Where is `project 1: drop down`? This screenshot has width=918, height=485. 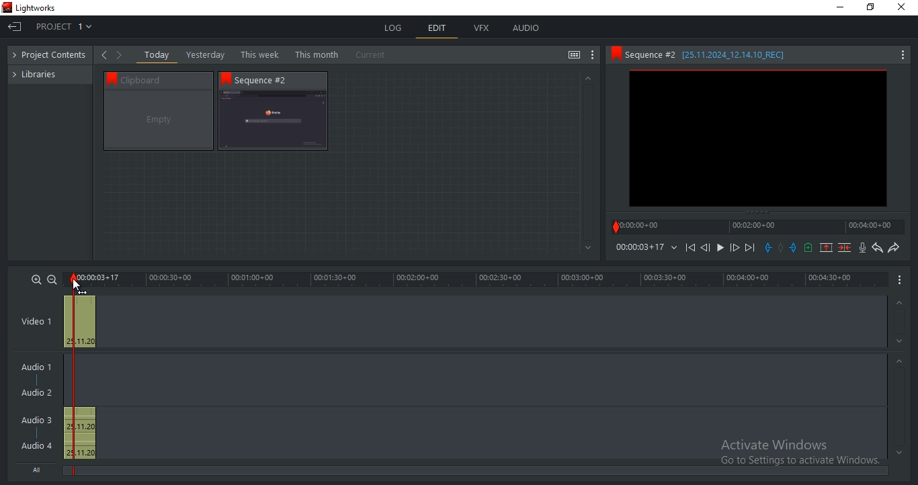
project 1: drop down is located at coordinates (60, 26).